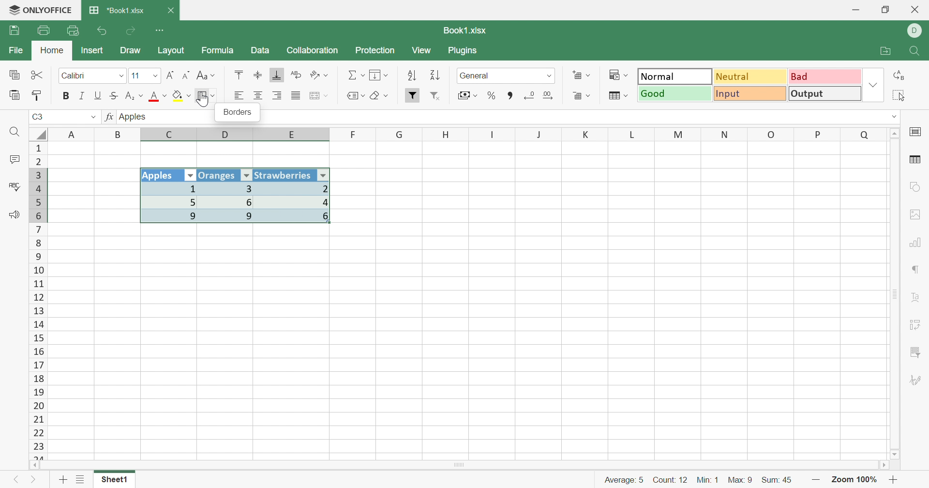 This screenshot has height=488, width=929. Describe the element at coordinates (135, 116) in the screenshot. I see `Apples` at that location.